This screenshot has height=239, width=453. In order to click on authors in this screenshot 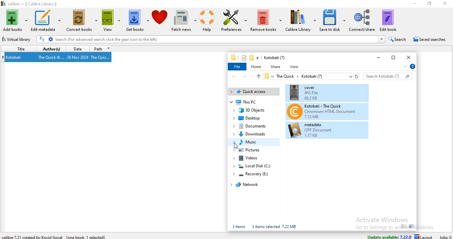, I will do `click(51, 49)`.